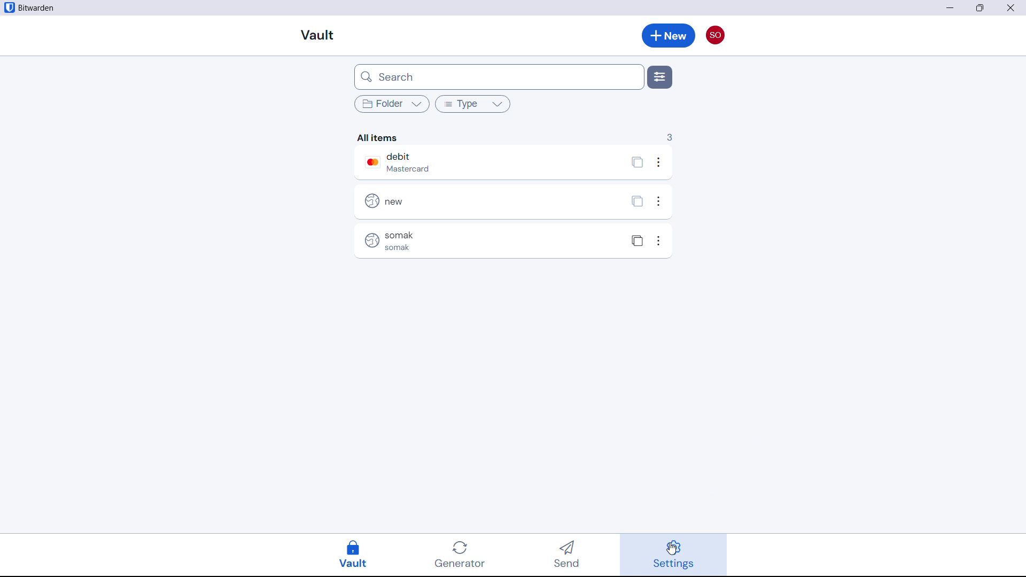 Image resolution: width=1026 pixels, height=577 pixels. Describe the element at coordinates (949, 8) in the screenshot. I see `minimise ` at that location.